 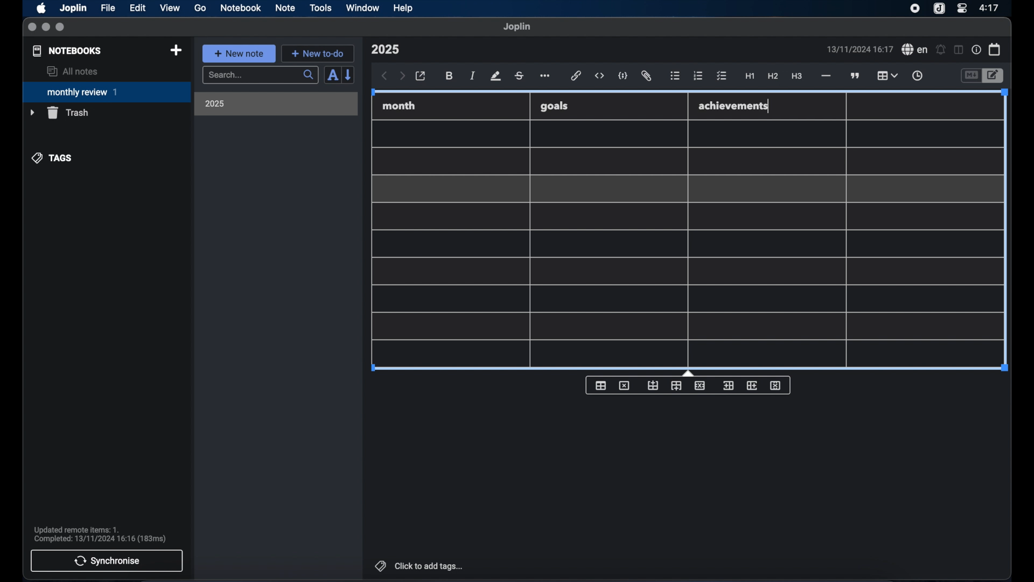 I want to click on heading 2, so click(x=773, y=77).